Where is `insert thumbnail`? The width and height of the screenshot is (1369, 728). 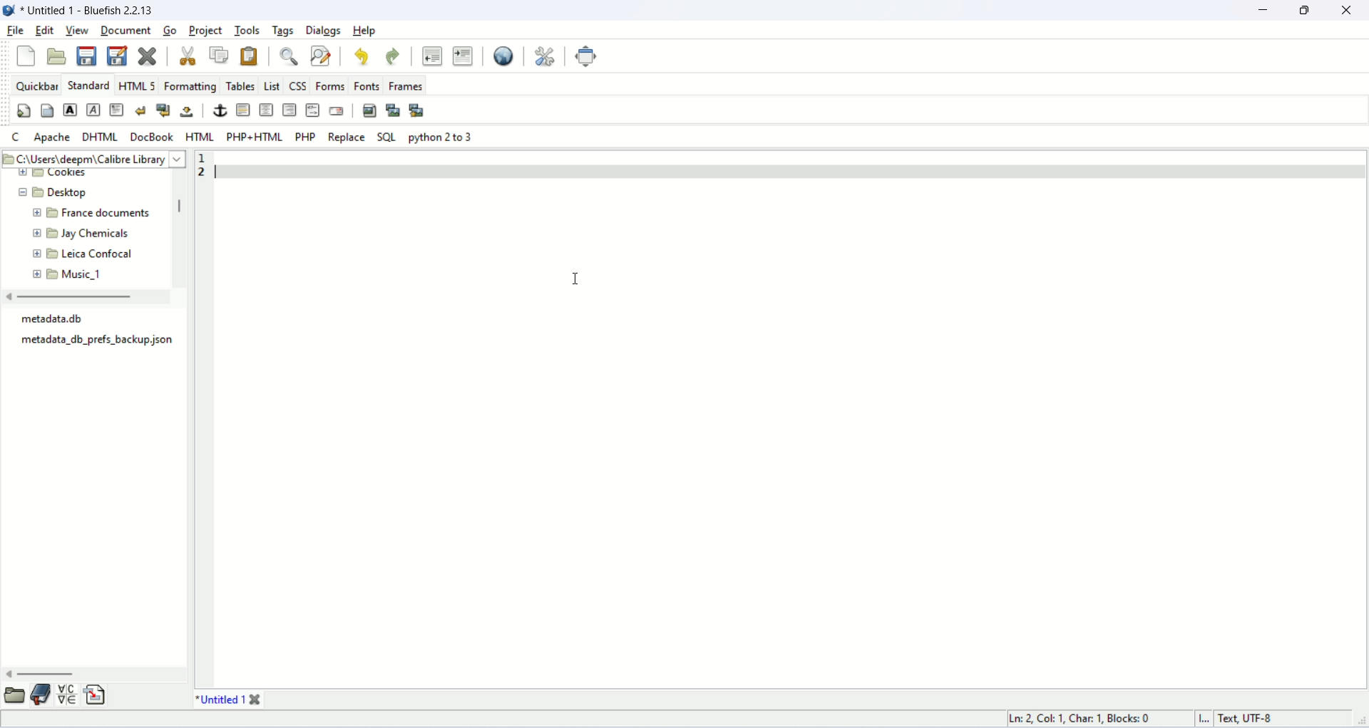
insert thumbnail is located at coordinates (393, 110).